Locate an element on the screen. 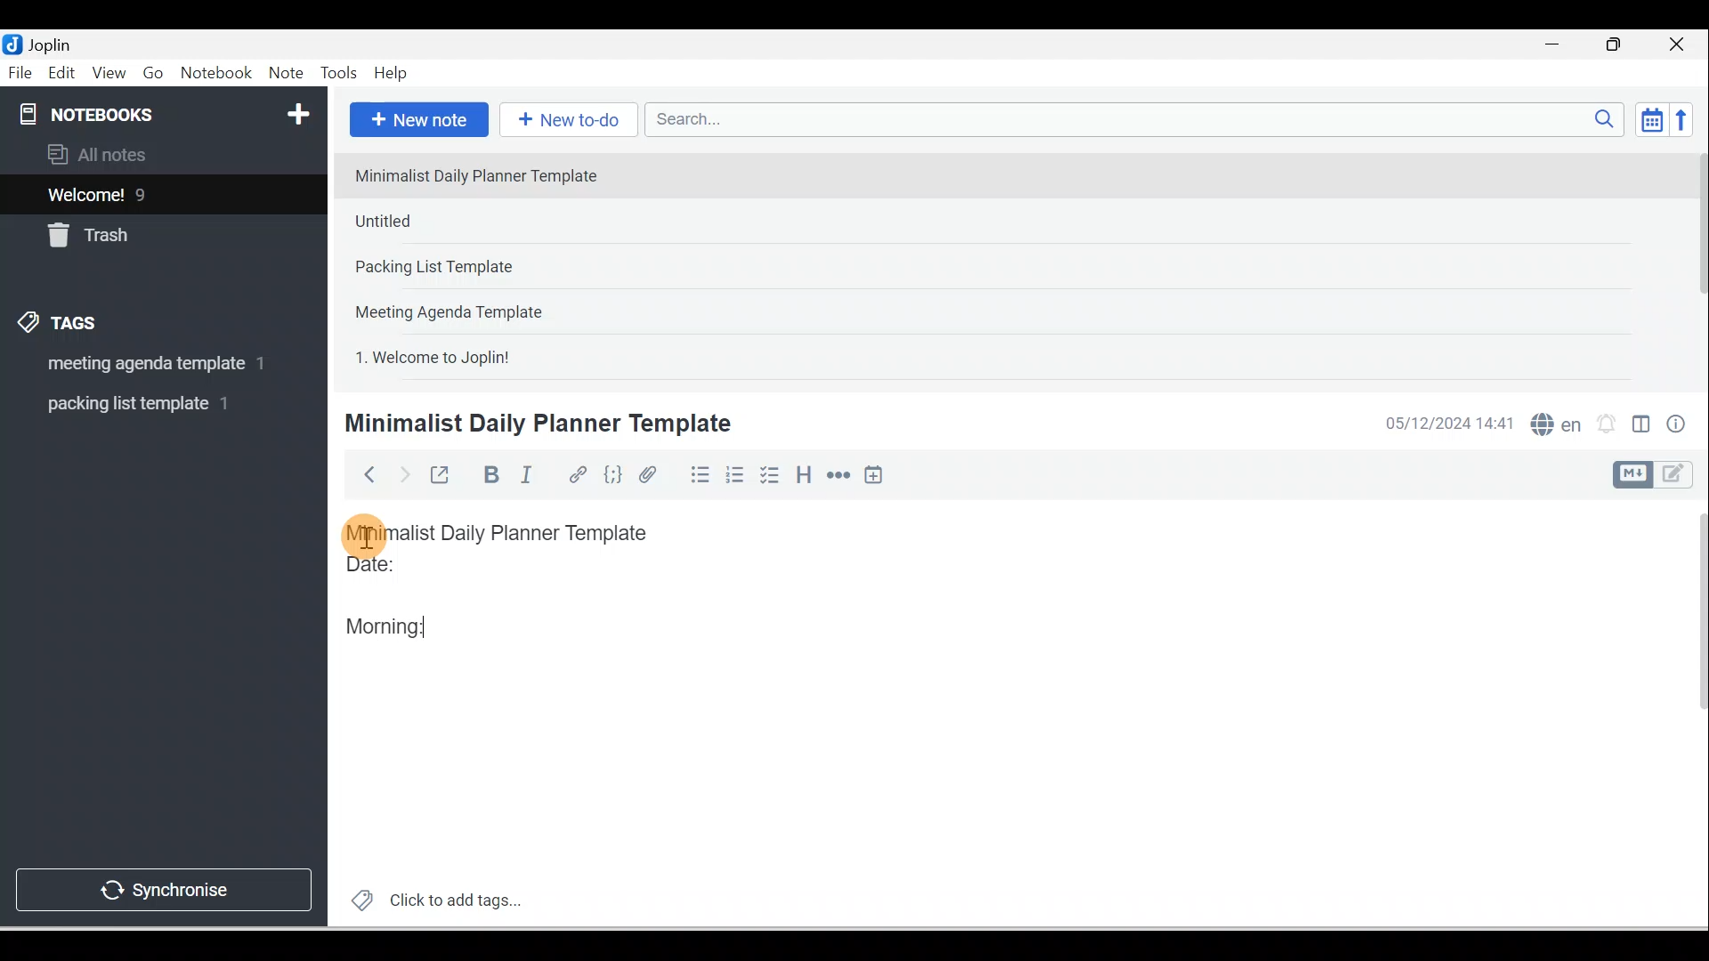  Horizontal rule is located at coordinates (840, 475).